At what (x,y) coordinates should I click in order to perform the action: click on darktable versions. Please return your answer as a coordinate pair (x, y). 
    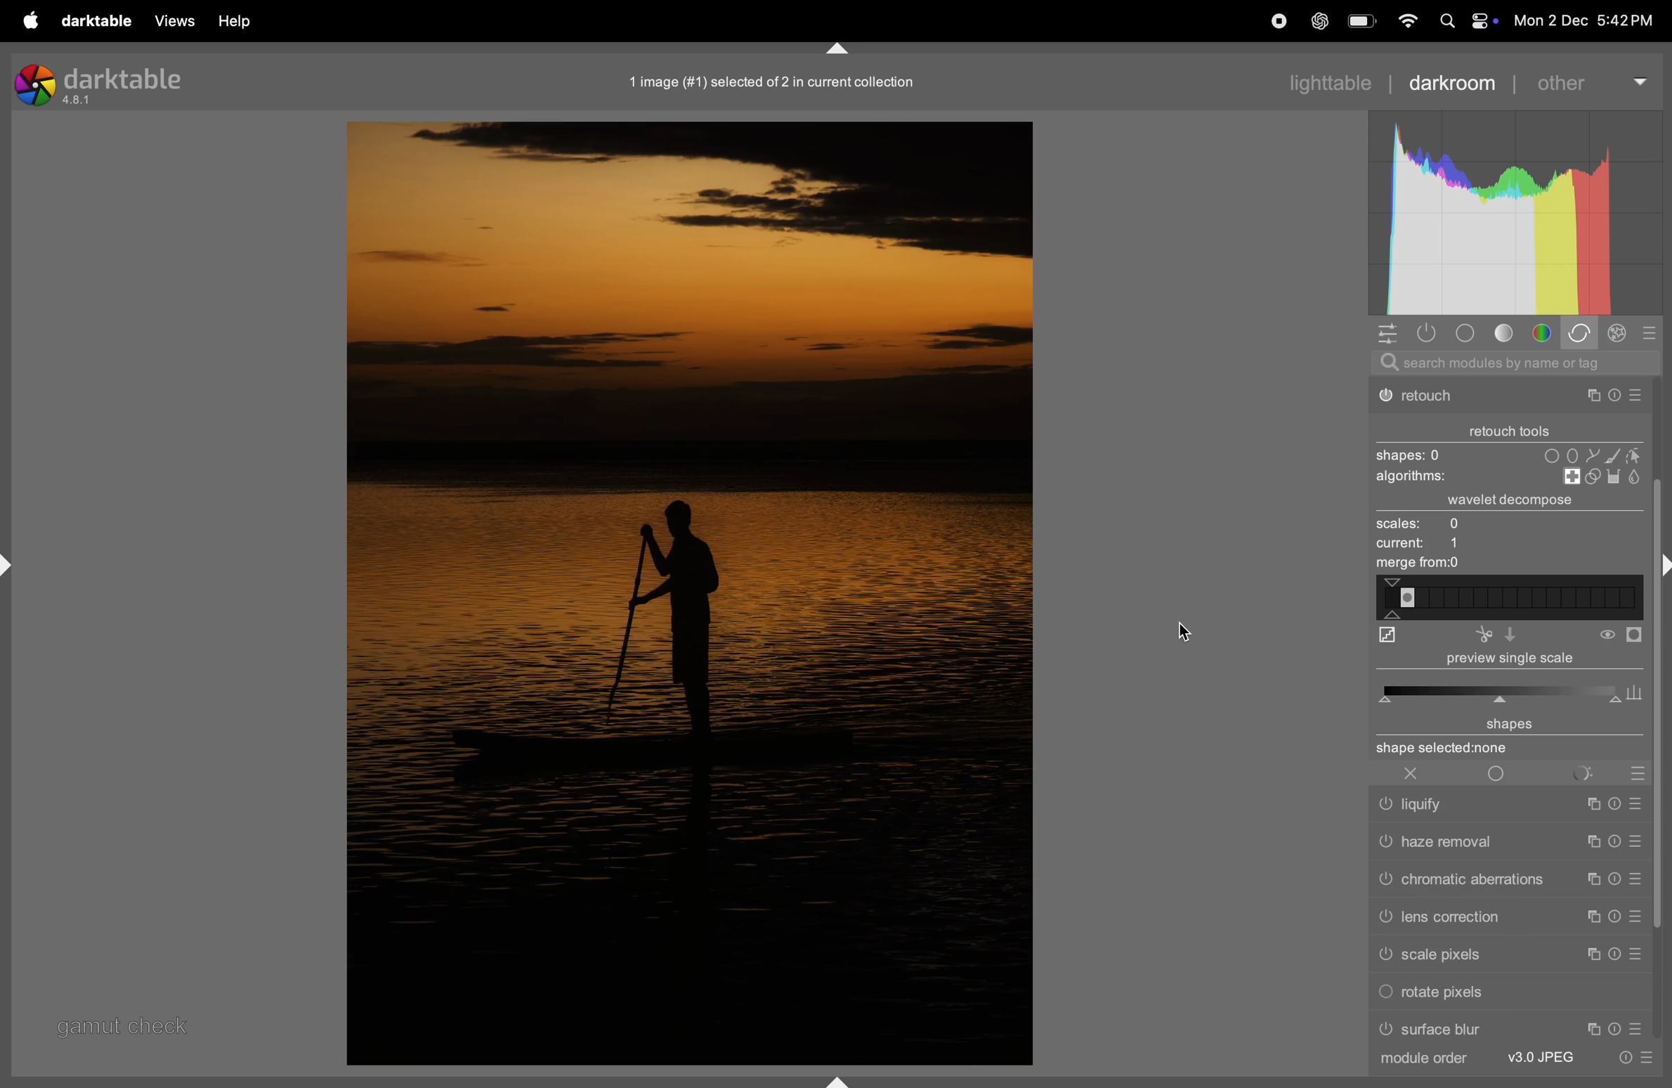
    Looking at the image, I should click on (105, 83).